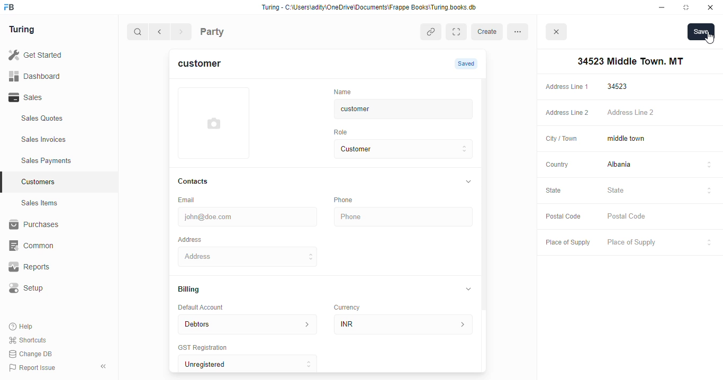 The width and height of the screenshot is (723, 380). What do you see at coordinates (565, 243) in the screenshot?
I see `Place of Supply` at bounding box center [565, 243].